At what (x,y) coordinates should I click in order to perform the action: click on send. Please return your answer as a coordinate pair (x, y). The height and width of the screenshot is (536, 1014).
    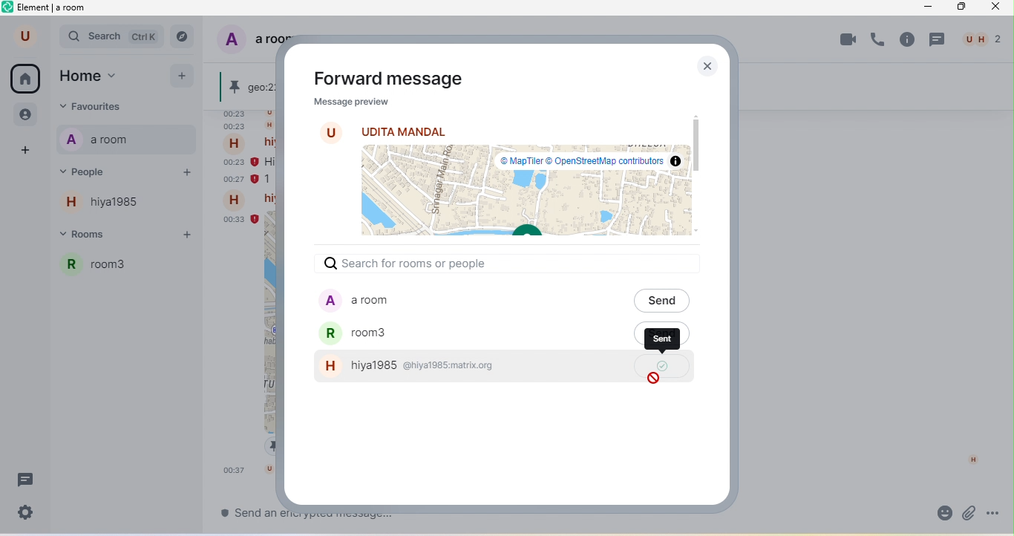
    Looking at the image, I should click on (664, 300).